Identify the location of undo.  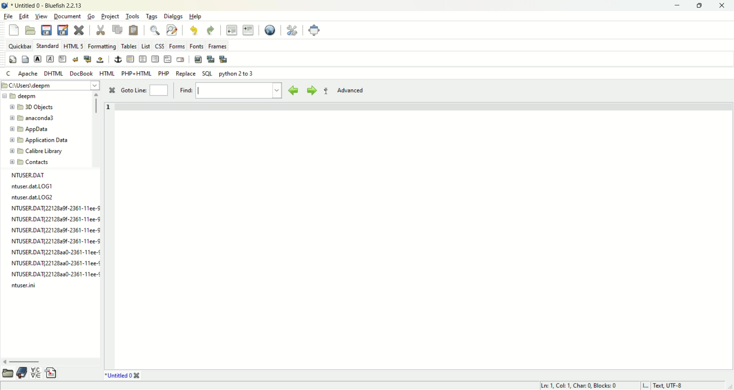
(192, 30).